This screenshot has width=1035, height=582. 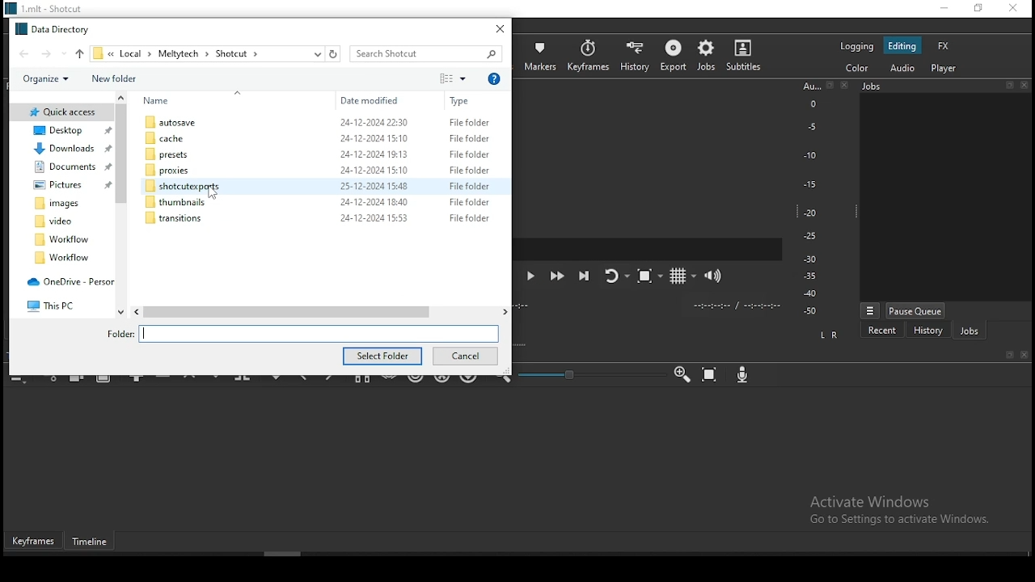 What do you see at coordinates (306, 333) in the screenshot?
I see `folder` at bounding box center [306, 333].